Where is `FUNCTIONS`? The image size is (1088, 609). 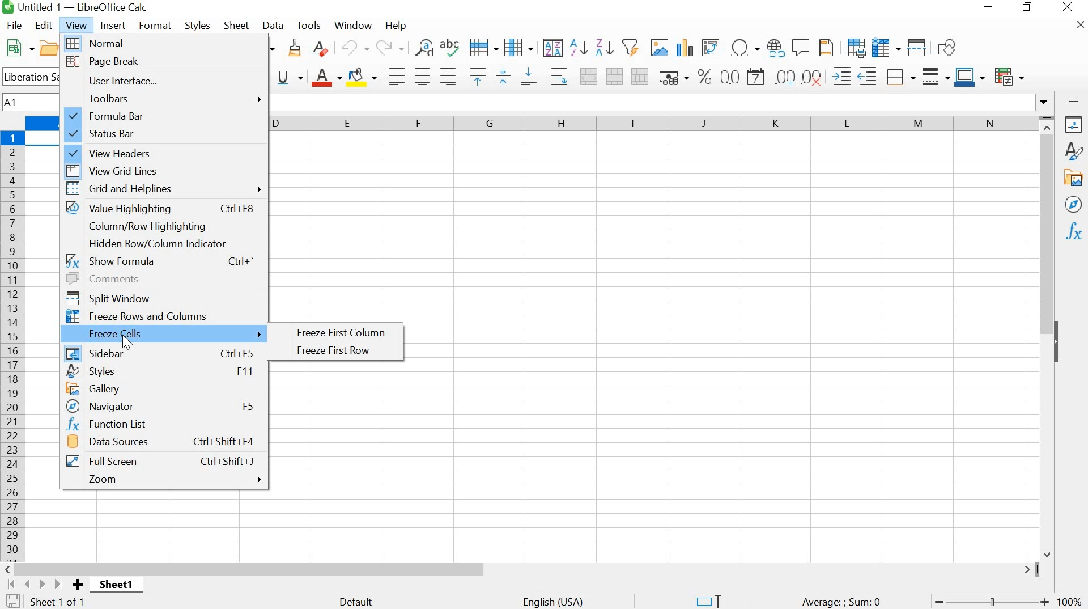
FUNCTIONS is located at coordinates (1073, 232).